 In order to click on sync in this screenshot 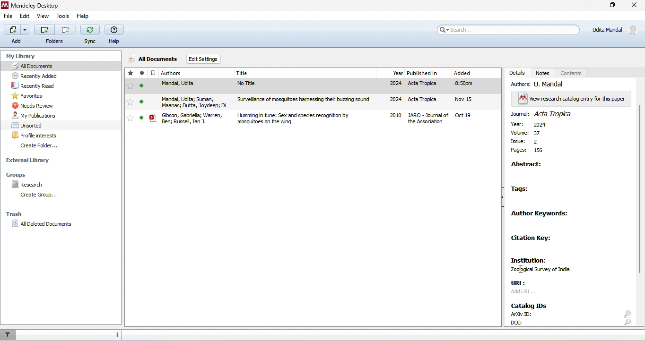, I will do `click(90, 35)`.